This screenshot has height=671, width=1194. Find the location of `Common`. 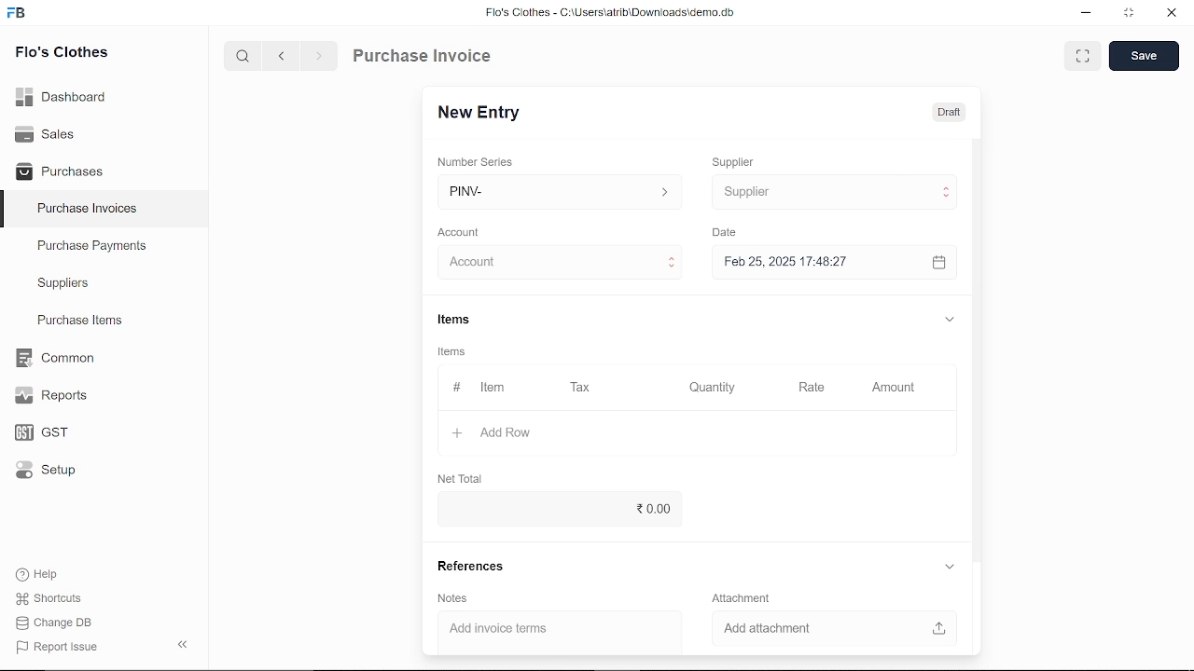

Common is located at coordinates (57, 358).